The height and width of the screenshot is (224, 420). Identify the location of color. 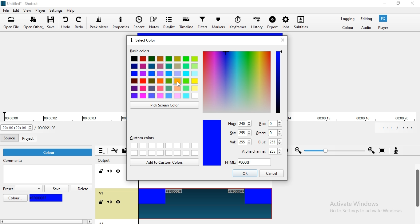
(48, 152).